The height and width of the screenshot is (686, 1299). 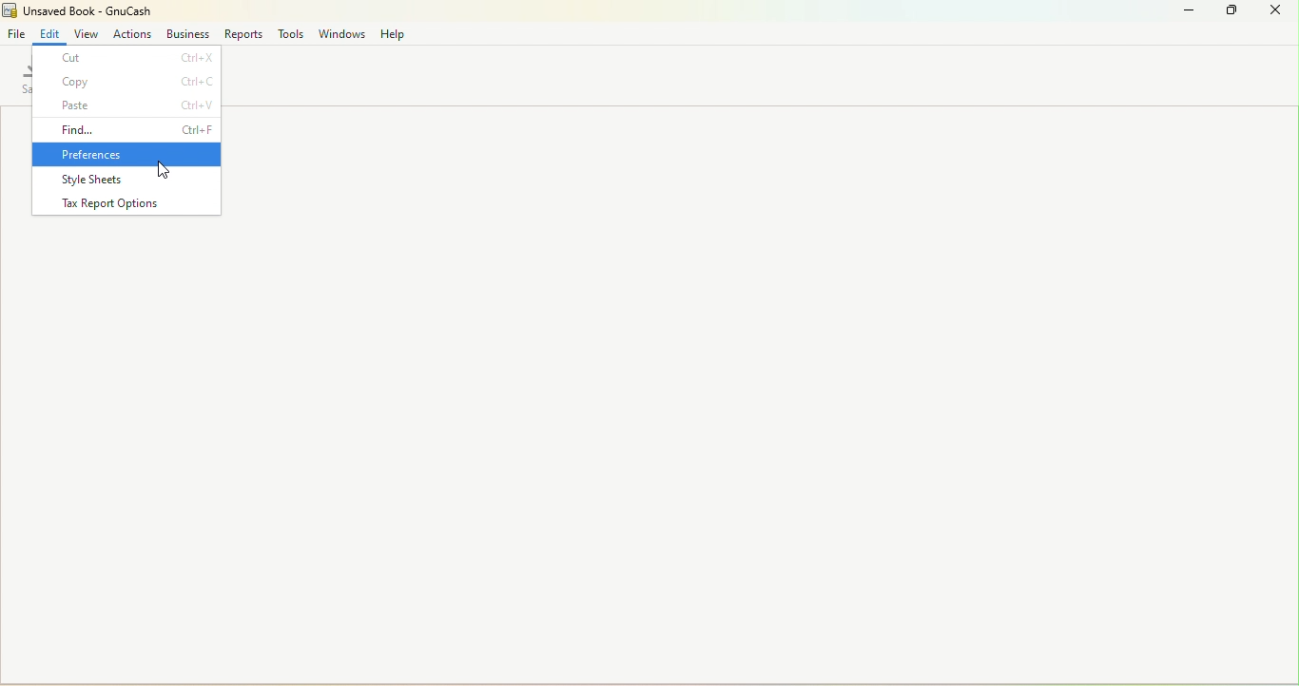 What do you see at coordinates (396, 31) in the screenshot?
I see `Help` at bounding box center [396, 31].